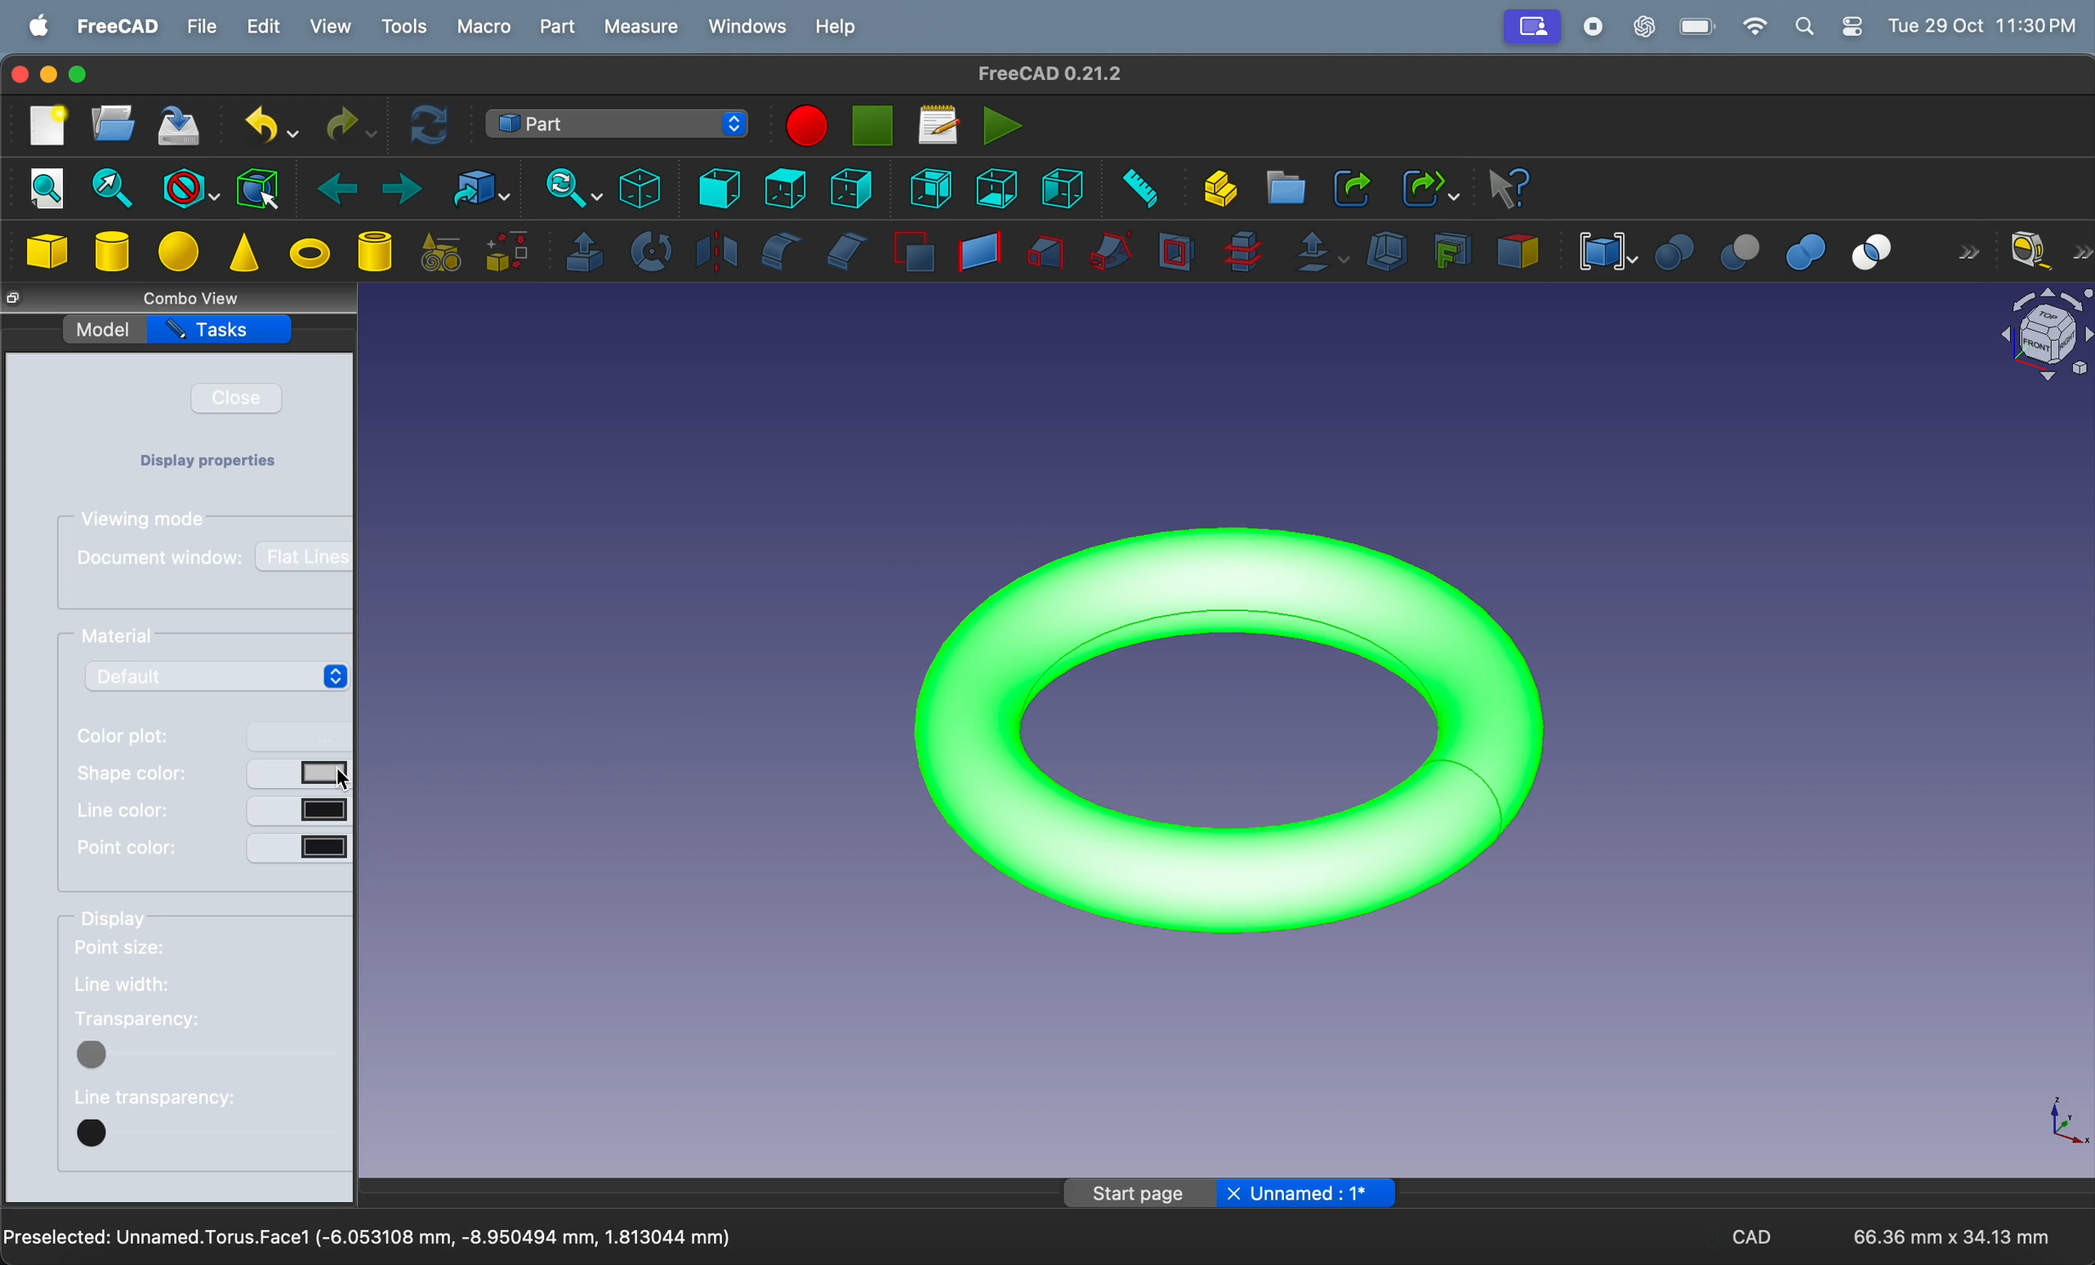  Describe the element at coordinates (1752, 1234) in the screenshot. I see `CAD` at that location.